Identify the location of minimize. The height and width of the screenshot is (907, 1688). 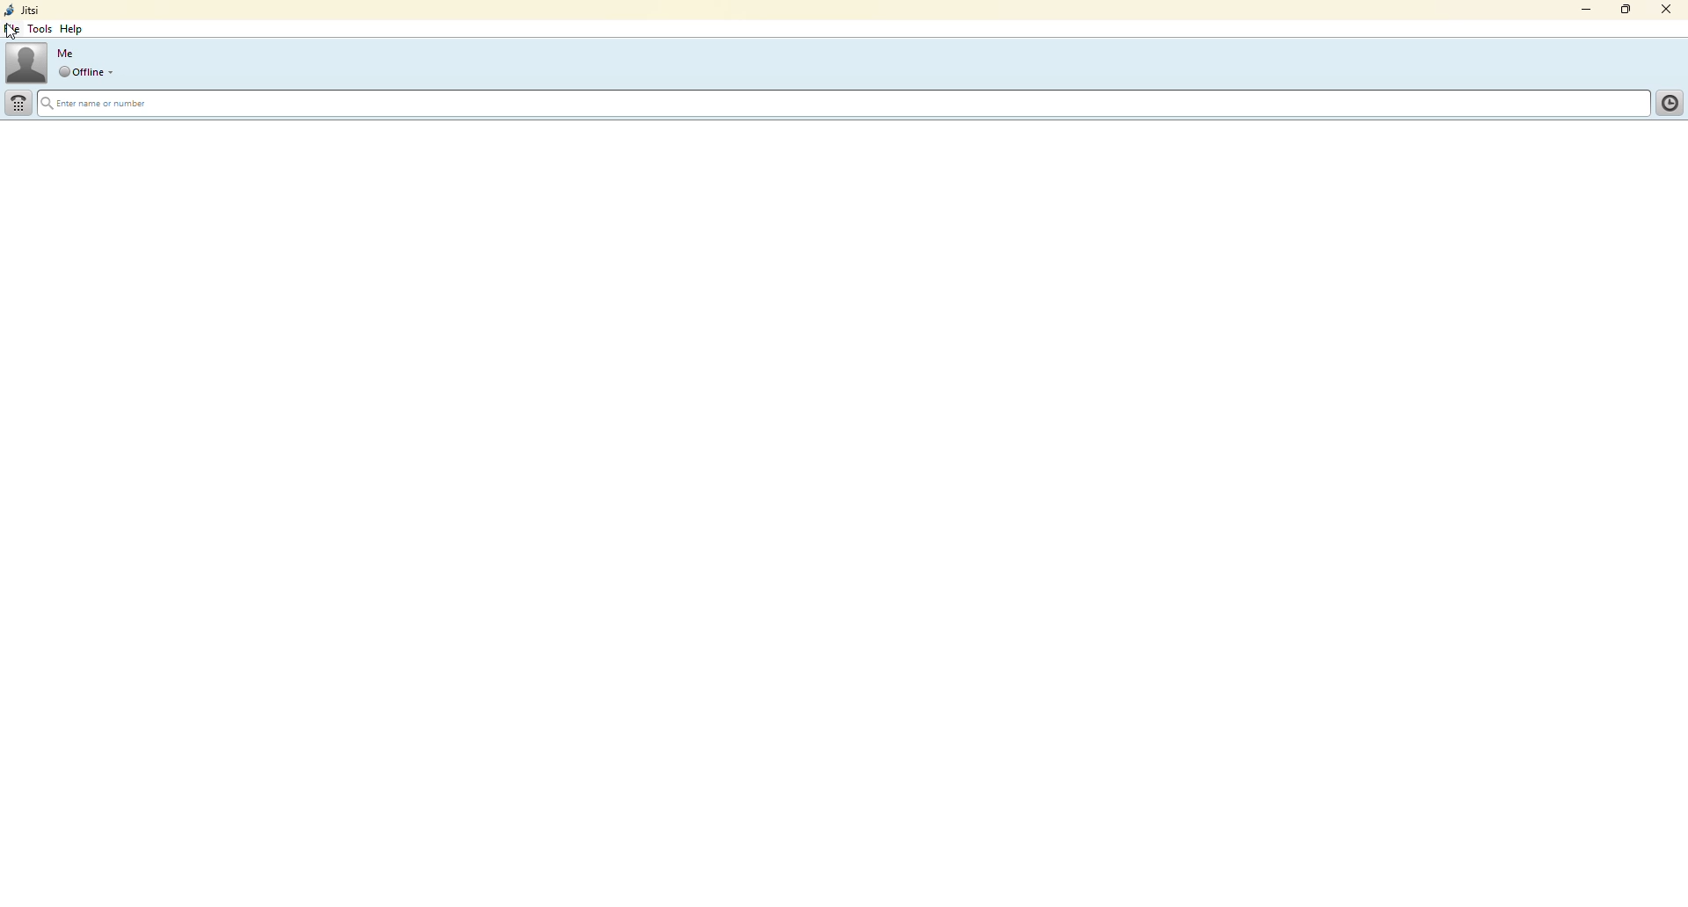
(1579, 11).